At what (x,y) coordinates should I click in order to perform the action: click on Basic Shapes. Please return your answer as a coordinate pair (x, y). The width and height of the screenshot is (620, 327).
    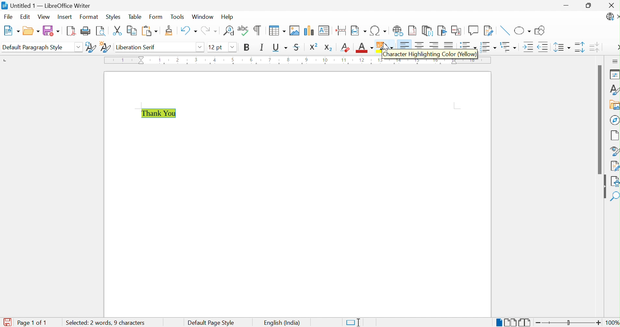
    Looking at the image, I should click on (522, 30).